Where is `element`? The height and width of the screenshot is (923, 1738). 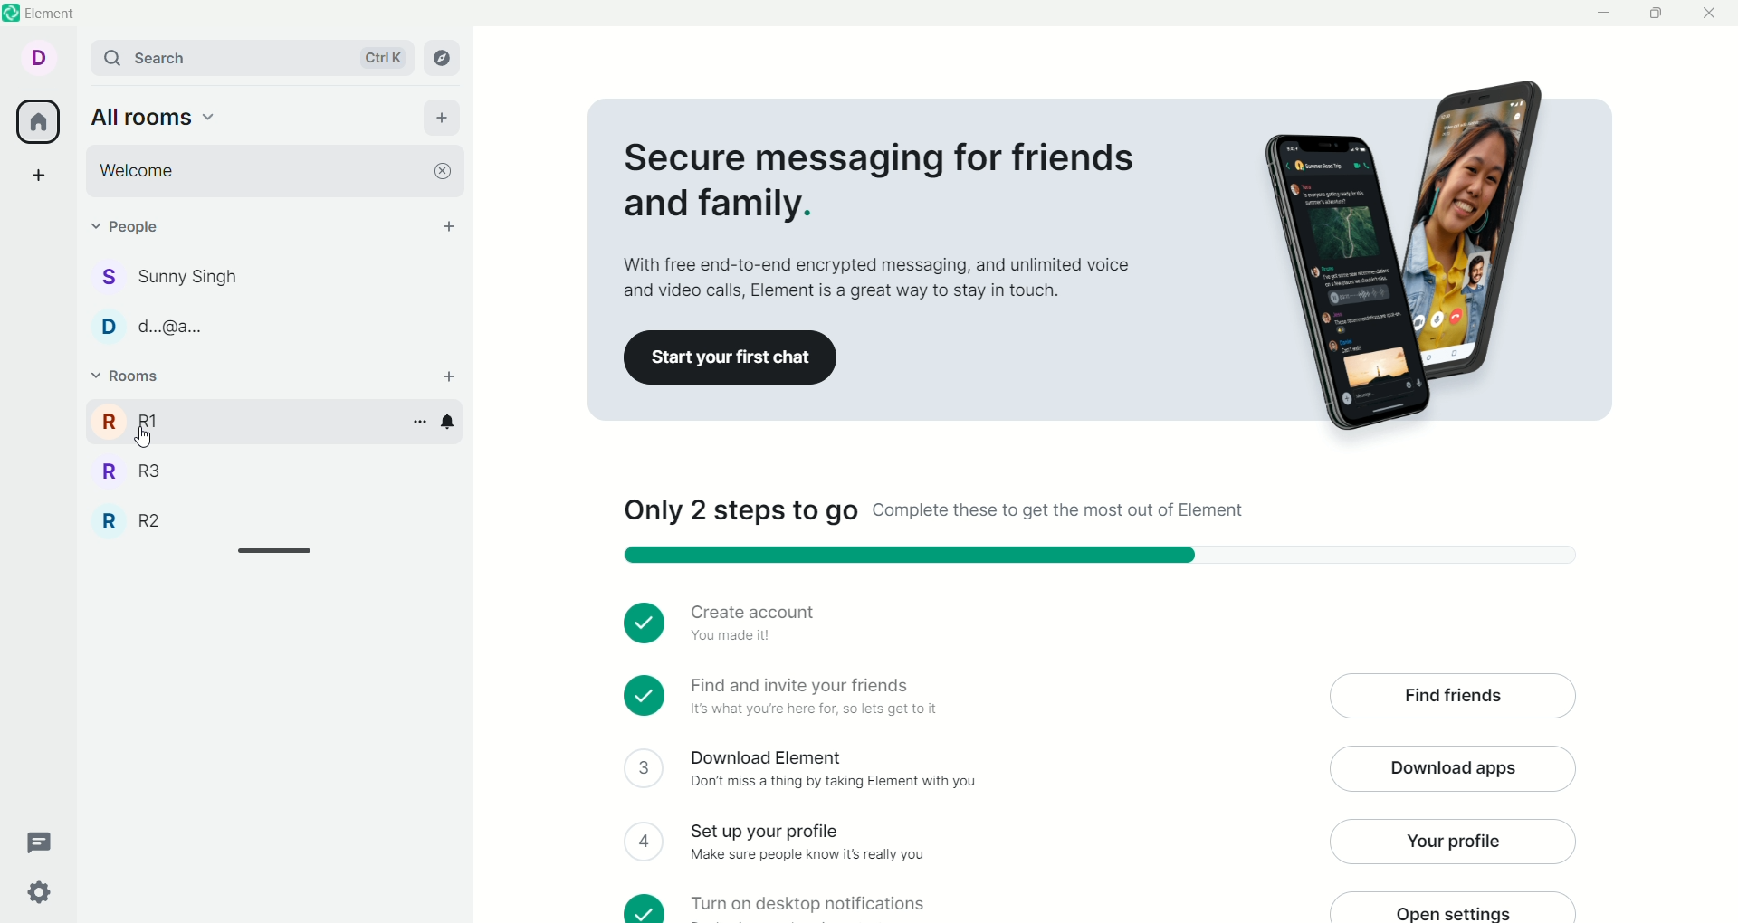 element is located at coordinates (51, 14).